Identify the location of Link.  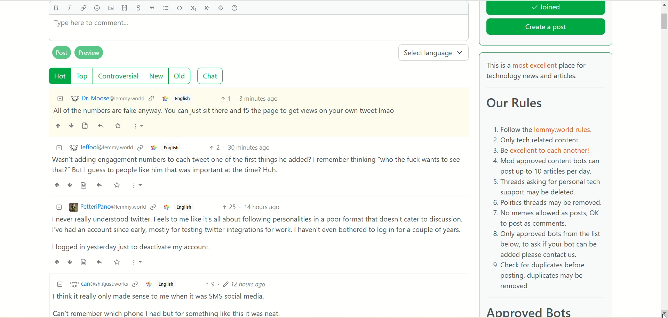
(166, 98).